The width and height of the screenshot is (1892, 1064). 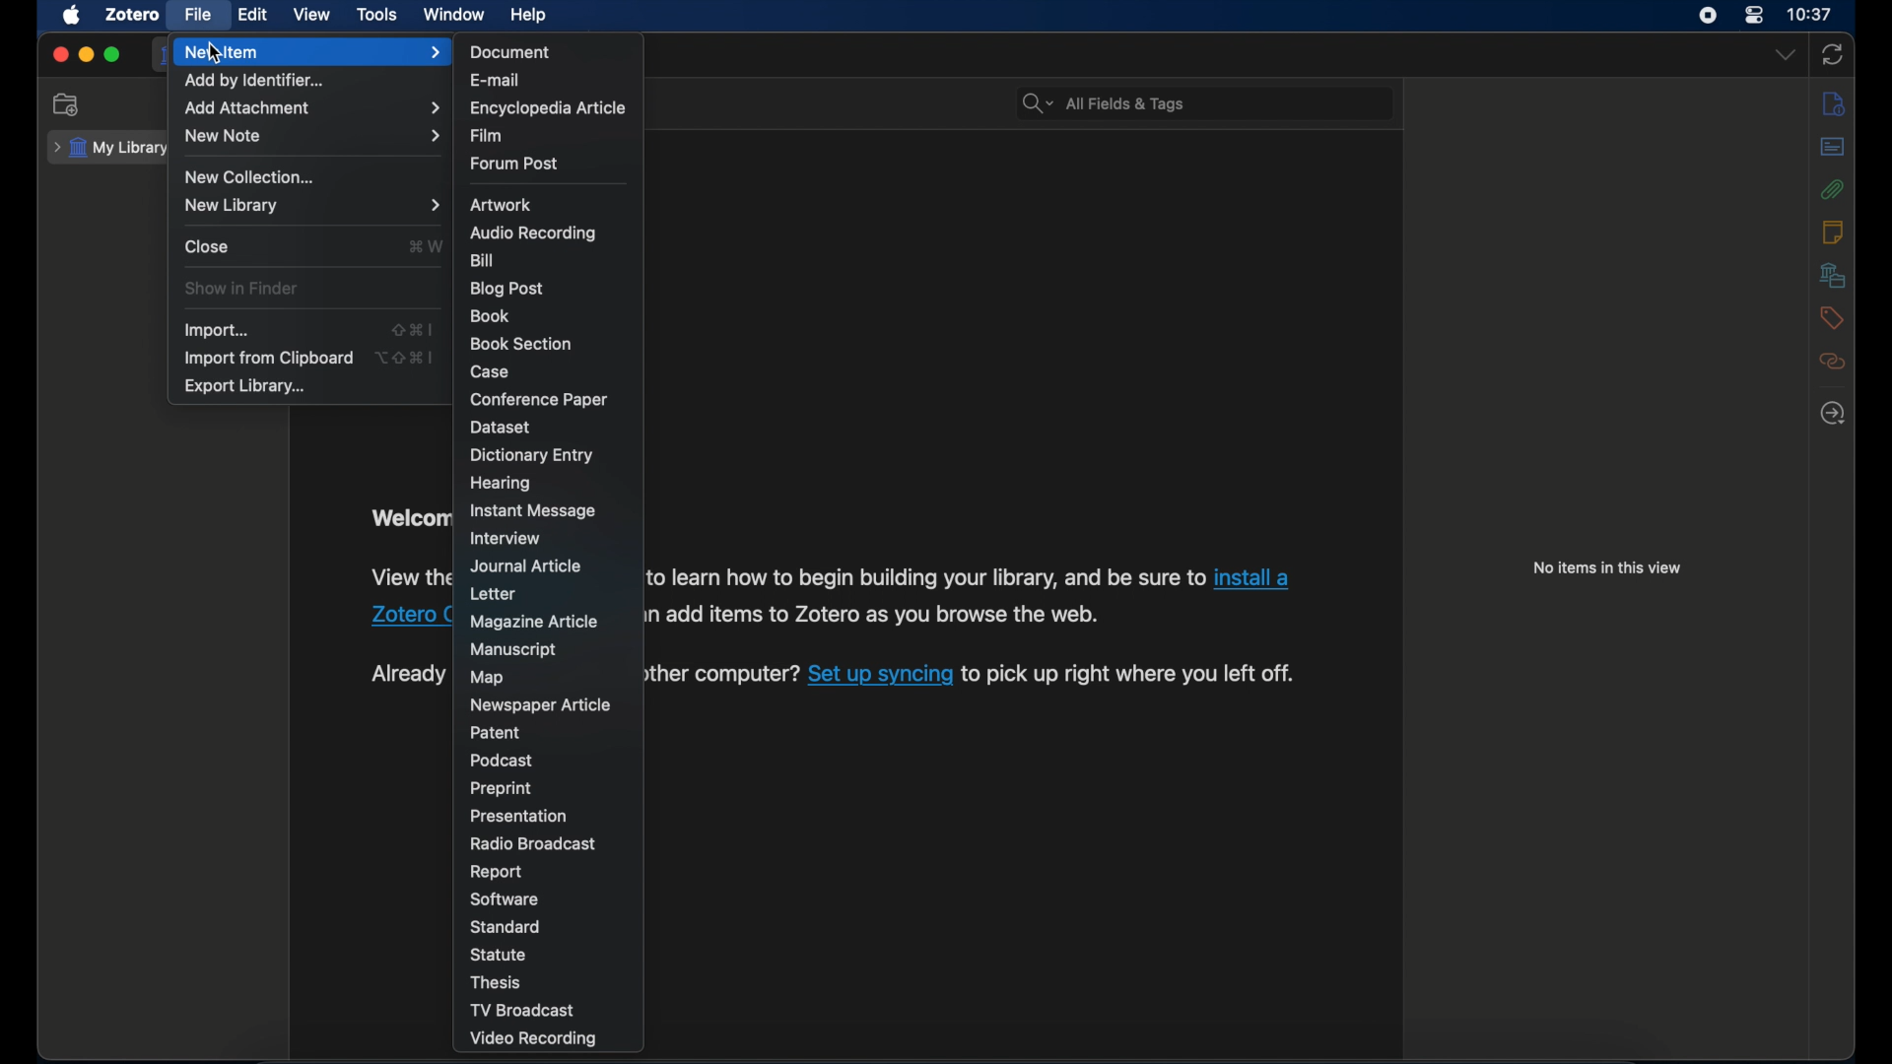 I want to click on forum post, so click(x=515, y=163).